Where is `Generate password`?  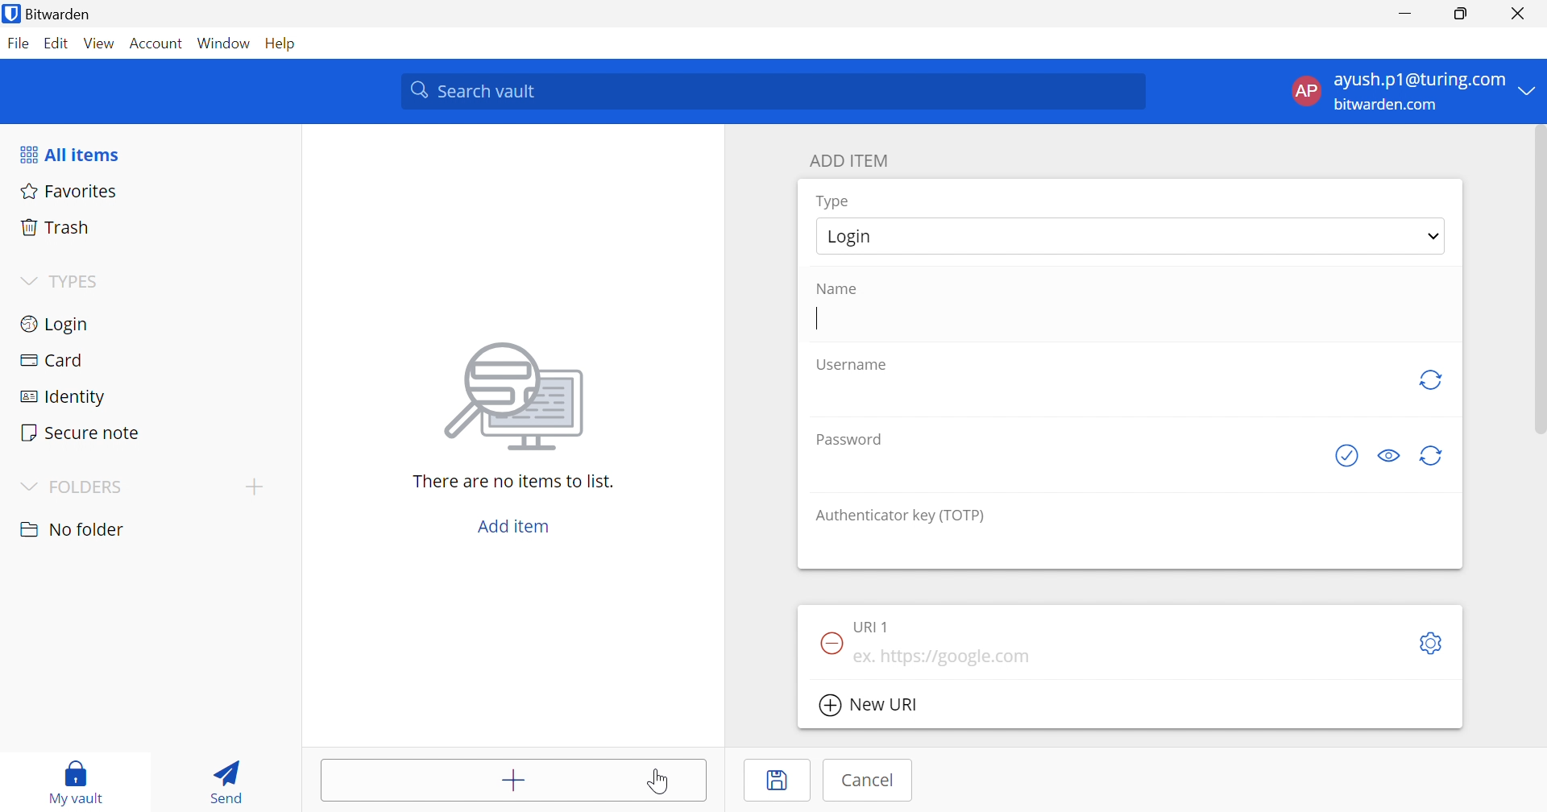 Generate password is located at coordinates (1432, 379).